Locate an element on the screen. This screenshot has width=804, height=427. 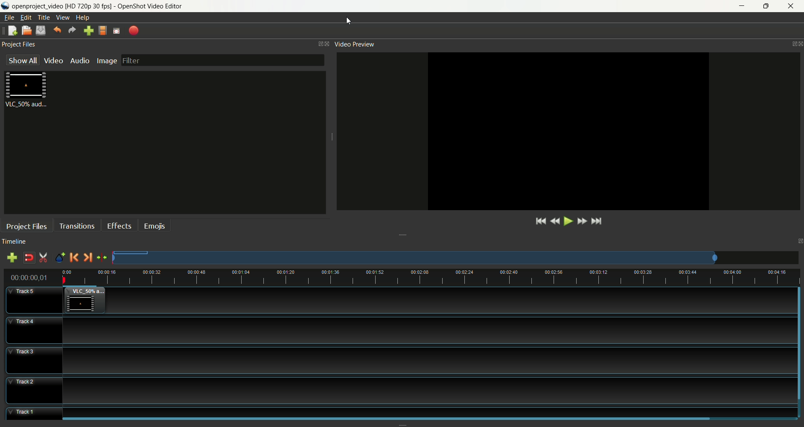
rack 2 is located at coordinates (394, 391).